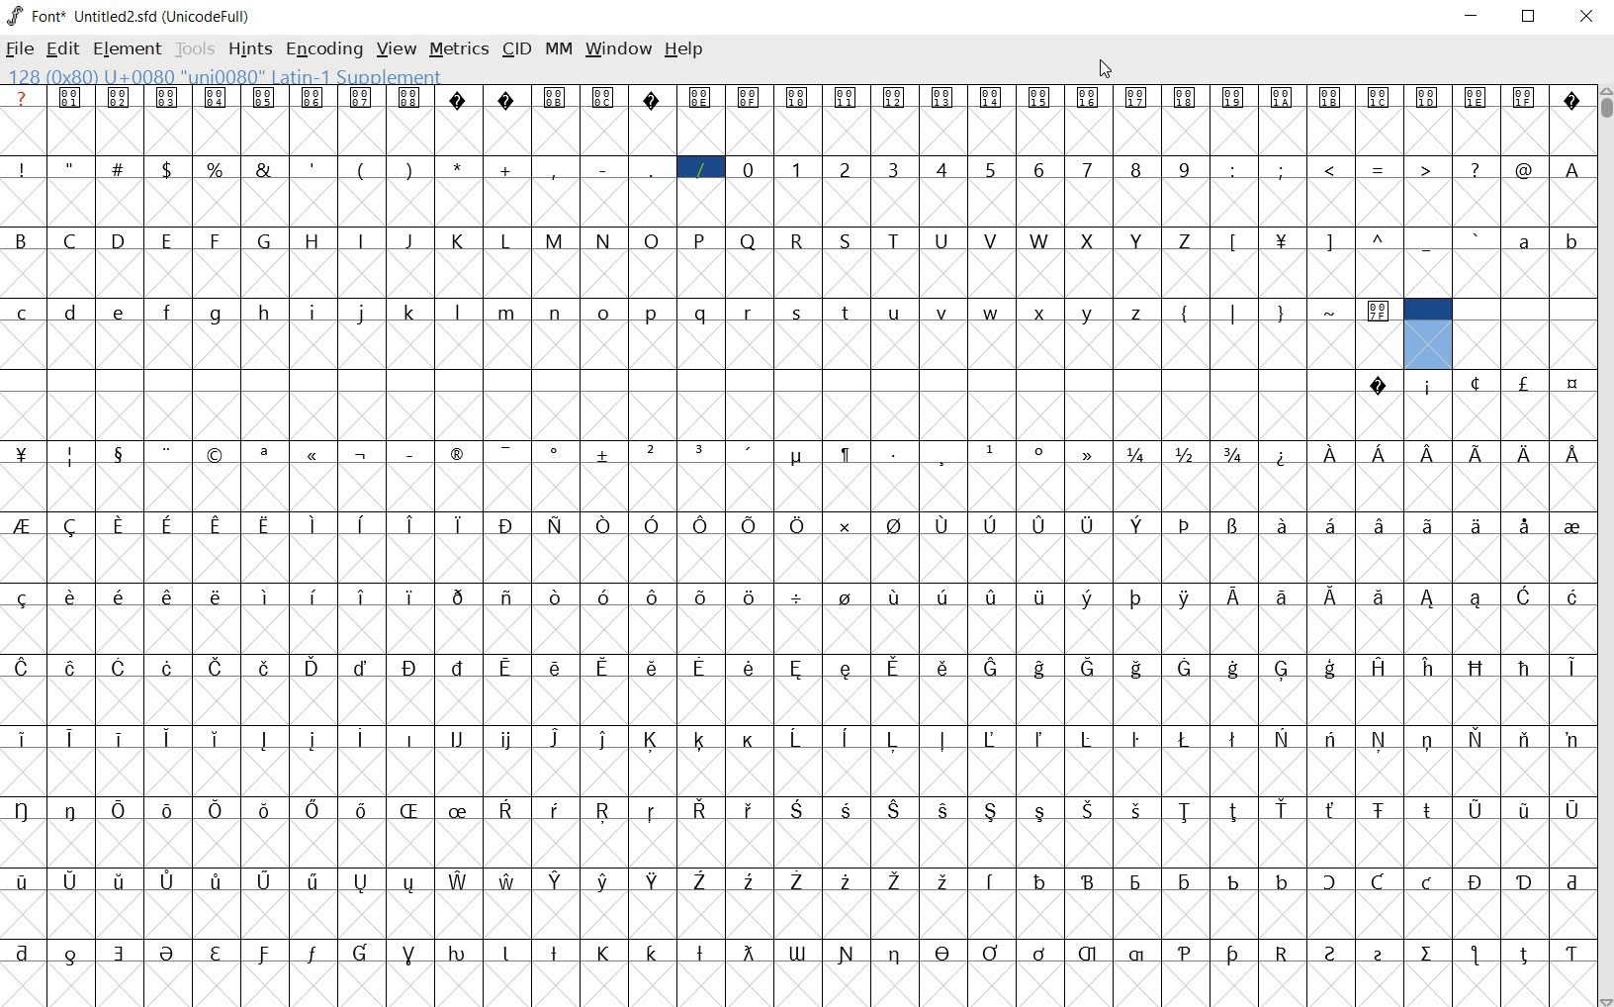  I want to click on Symbol, so click(942, 455).